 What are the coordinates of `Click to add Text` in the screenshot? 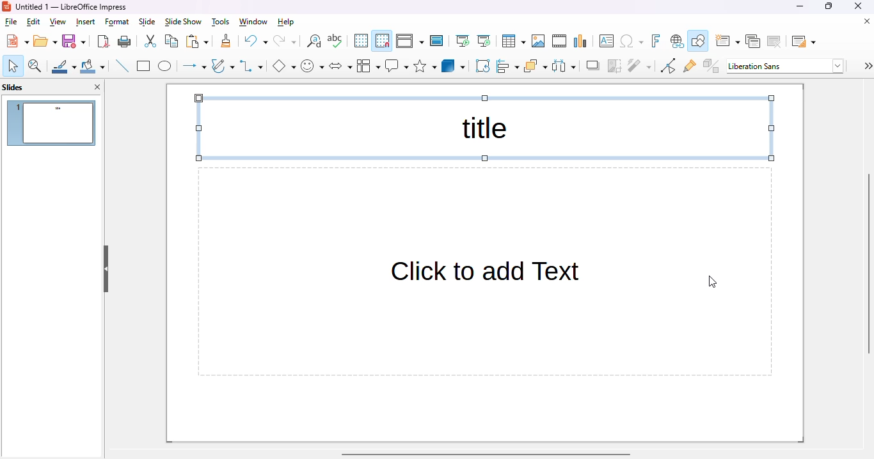 It's located at (484, 272).